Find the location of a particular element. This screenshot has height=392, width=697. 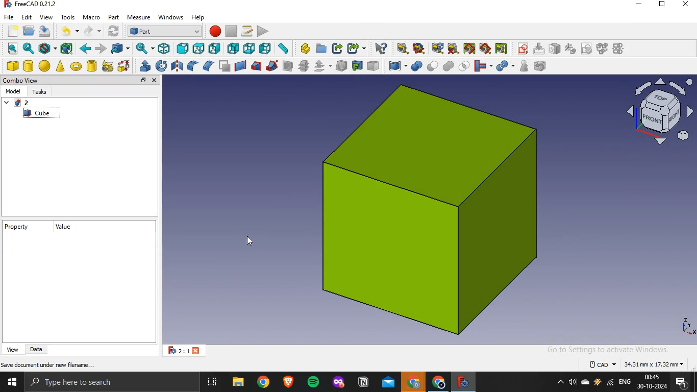

value is located at coordinates (62, 227).